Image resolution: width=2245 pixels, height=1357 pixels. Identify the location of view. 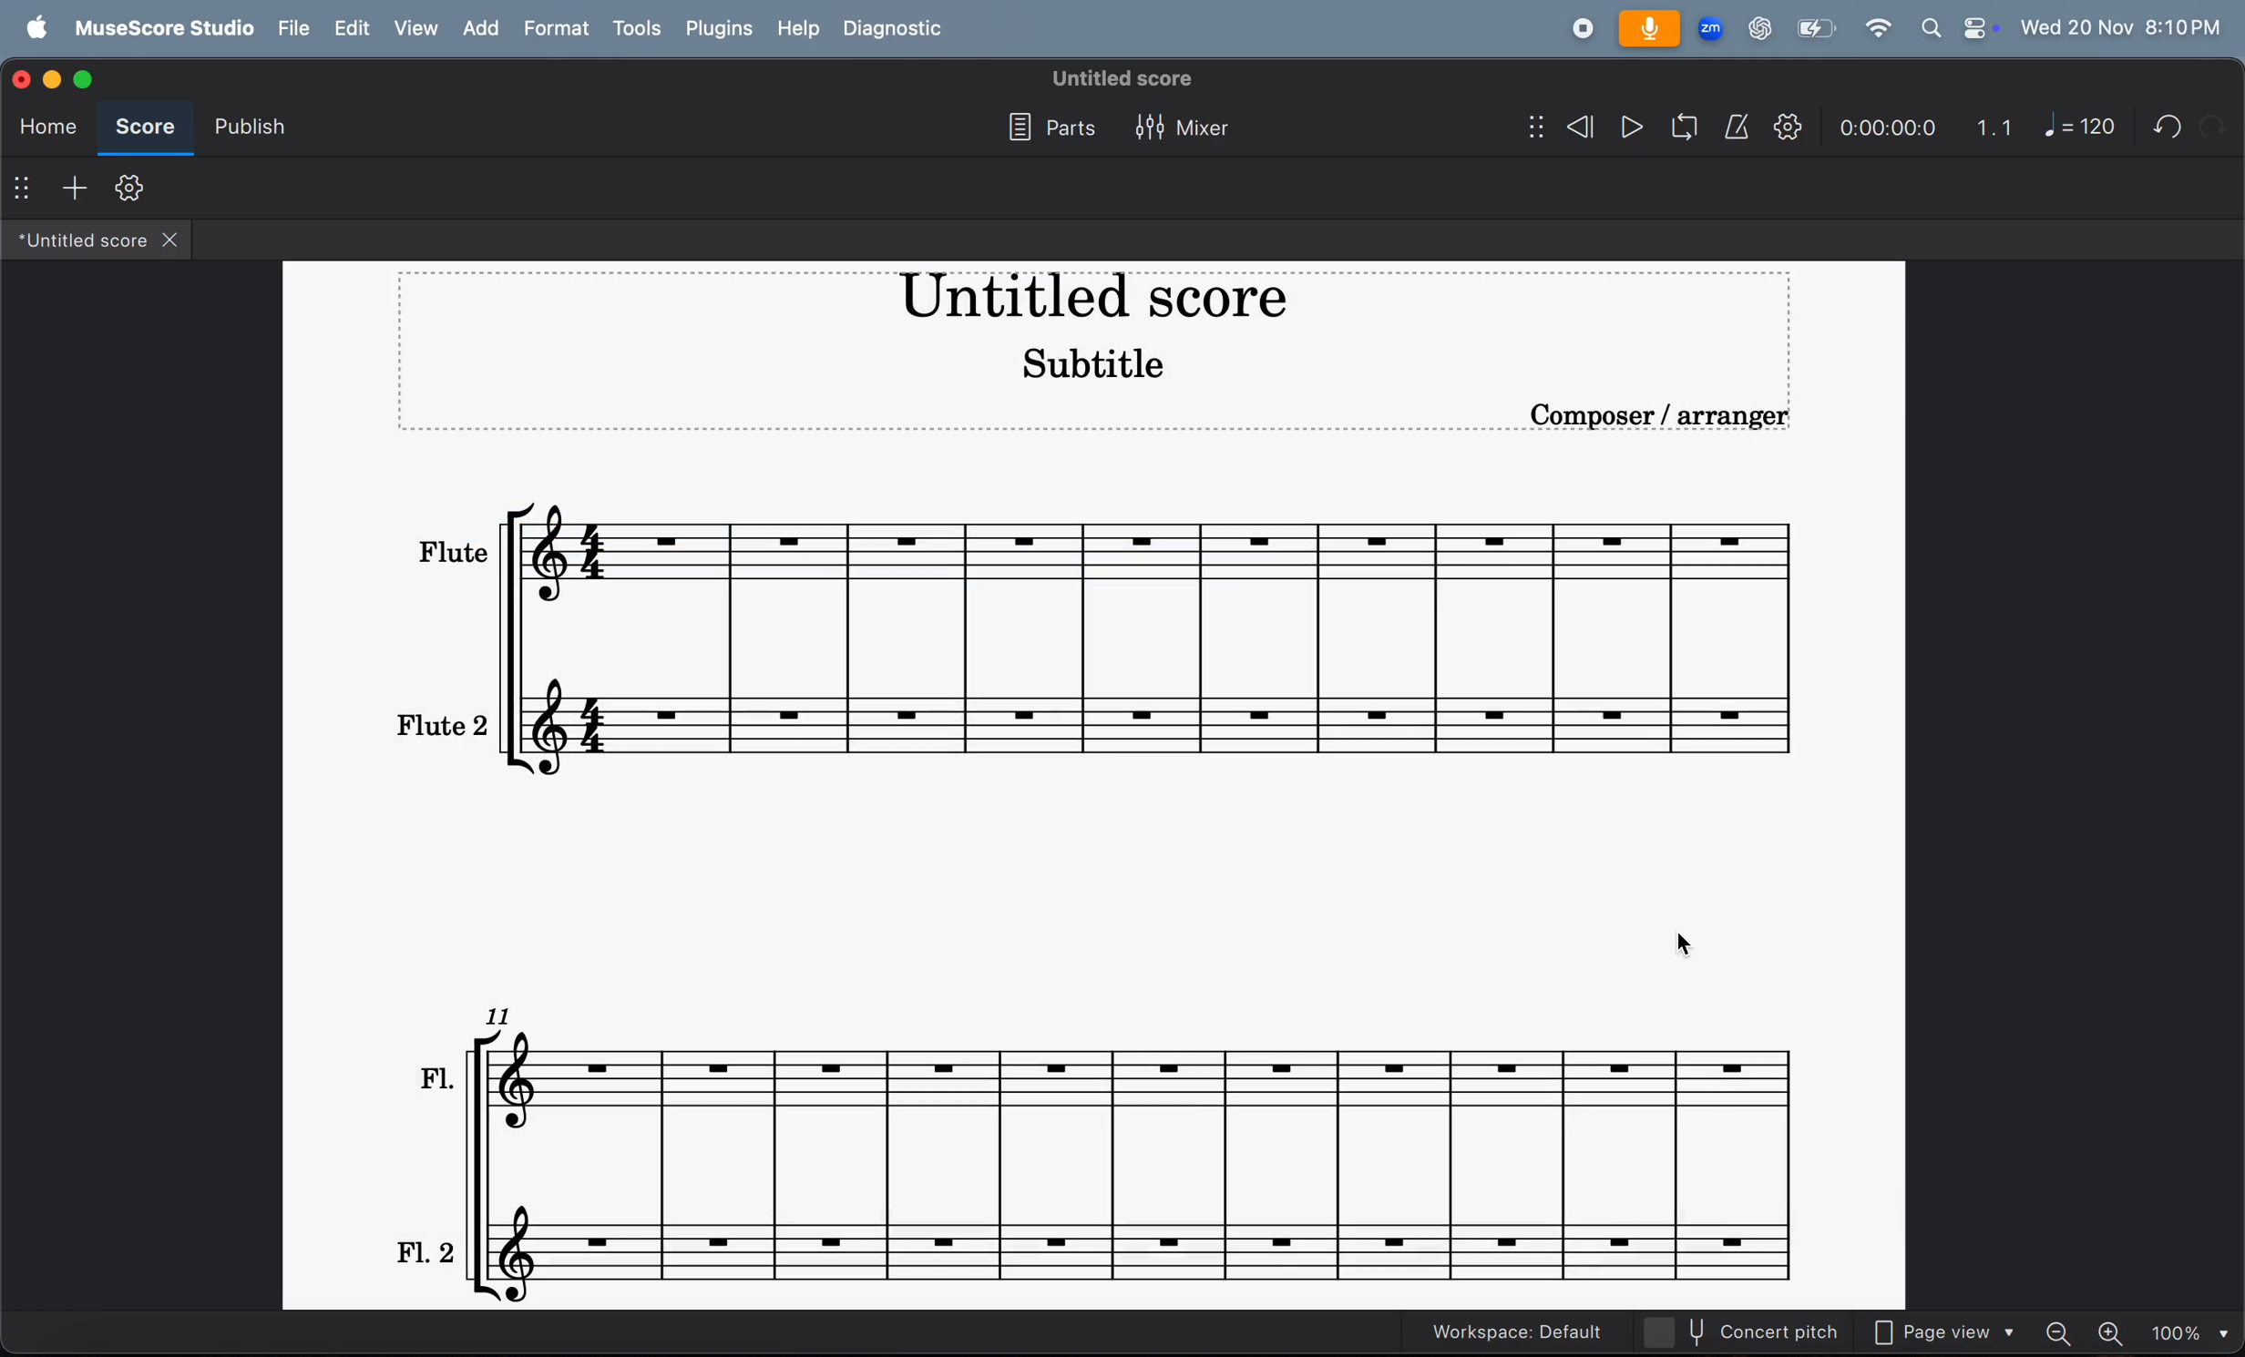
(415, 29).